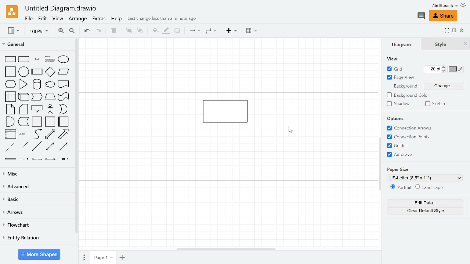 This screenshot has height=264, width=470. What do you see at coordinates (231, 31) in the screenshot?
I see `Insert` at bounding box center [231, 31].